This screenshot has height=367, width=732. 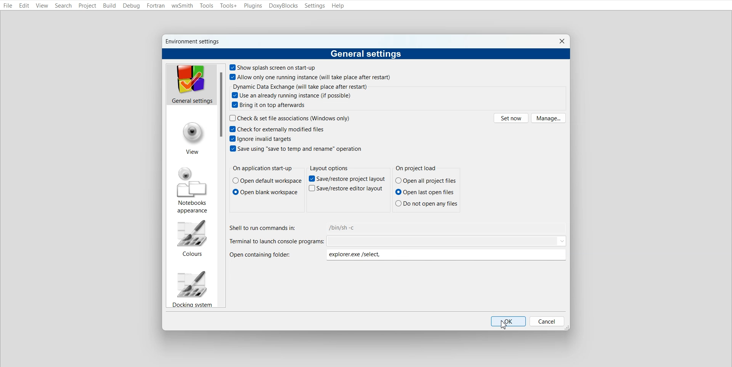 I want to click on Debug, so click(x=131, y=6).